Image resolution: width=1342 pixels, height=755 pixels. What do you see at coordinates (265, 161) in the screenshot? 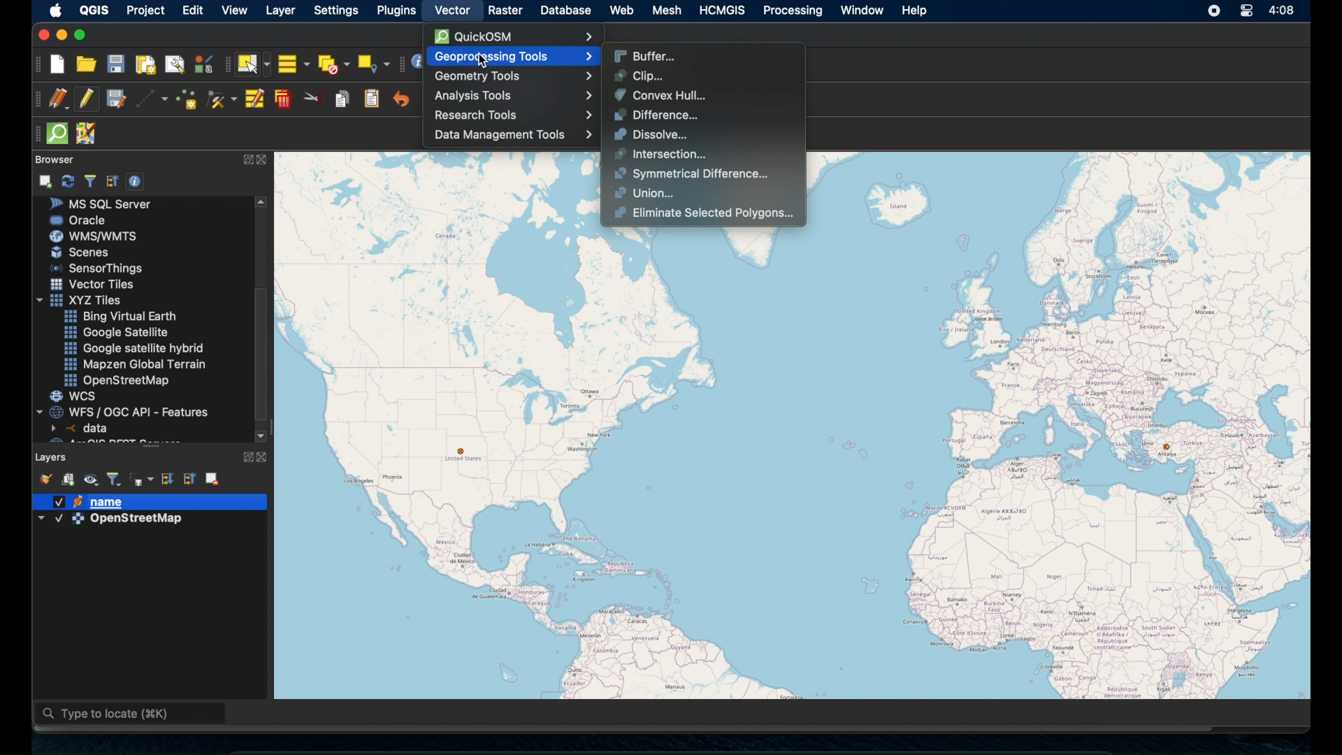
I see `close` at bounding box center [265, 161].